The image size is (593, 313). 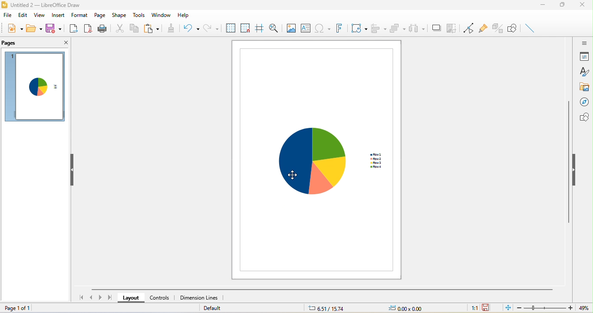 What do you see at coordinates (27, 43) in the screenshot?
I see `pages` at bounding box center [27, 43].